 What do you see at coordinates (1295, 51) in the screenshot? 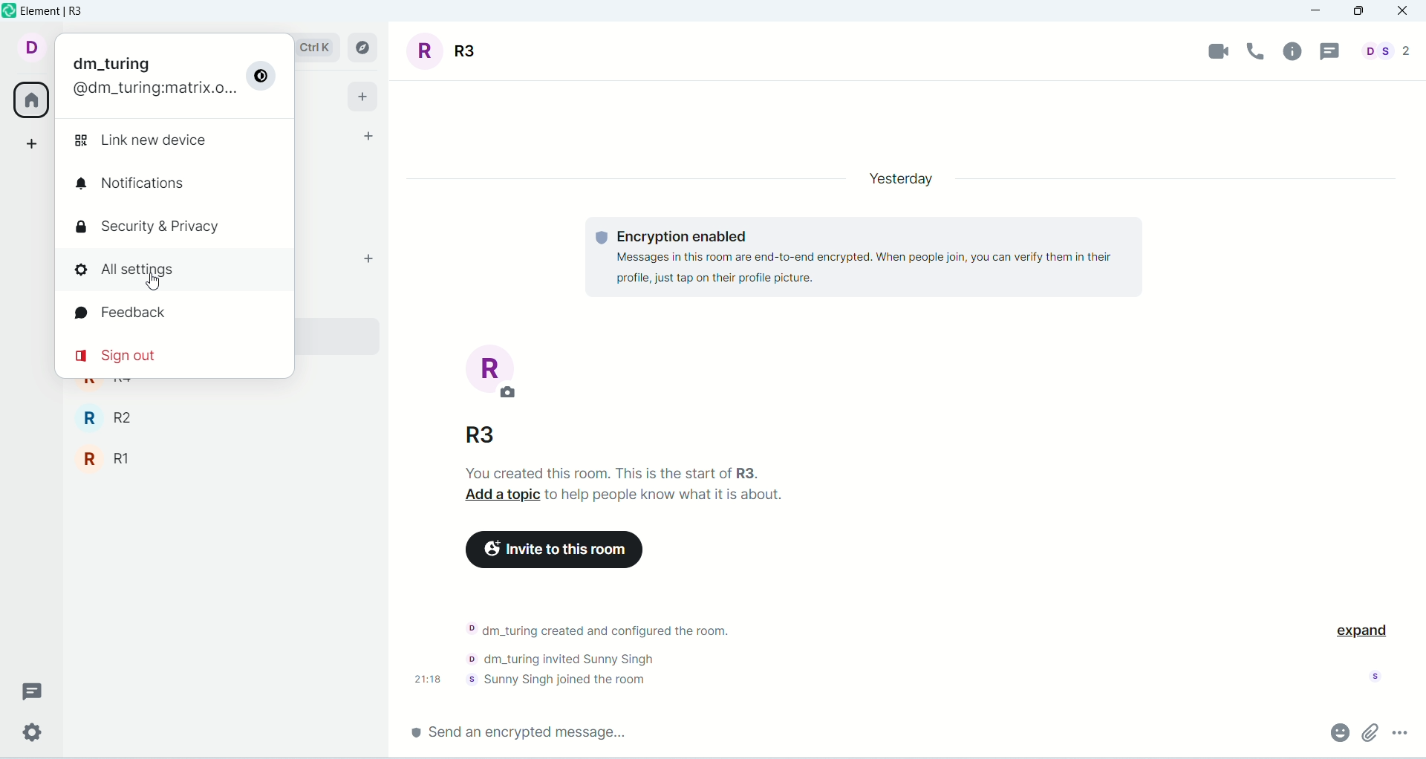
I see `room info` at bounding box center [1295, 51].